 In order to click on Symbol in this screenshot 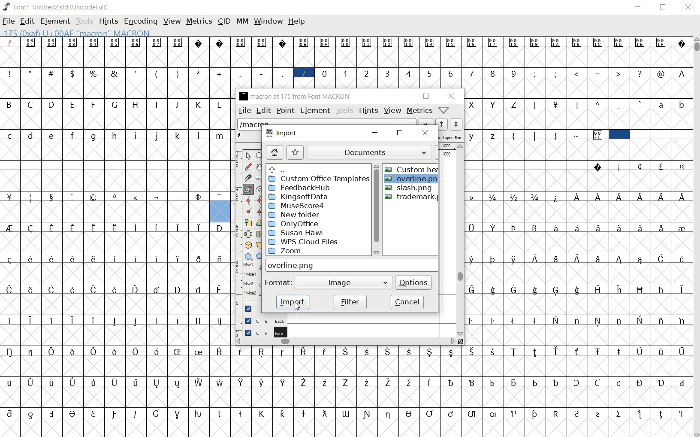, I will do `click(178, 413)`.